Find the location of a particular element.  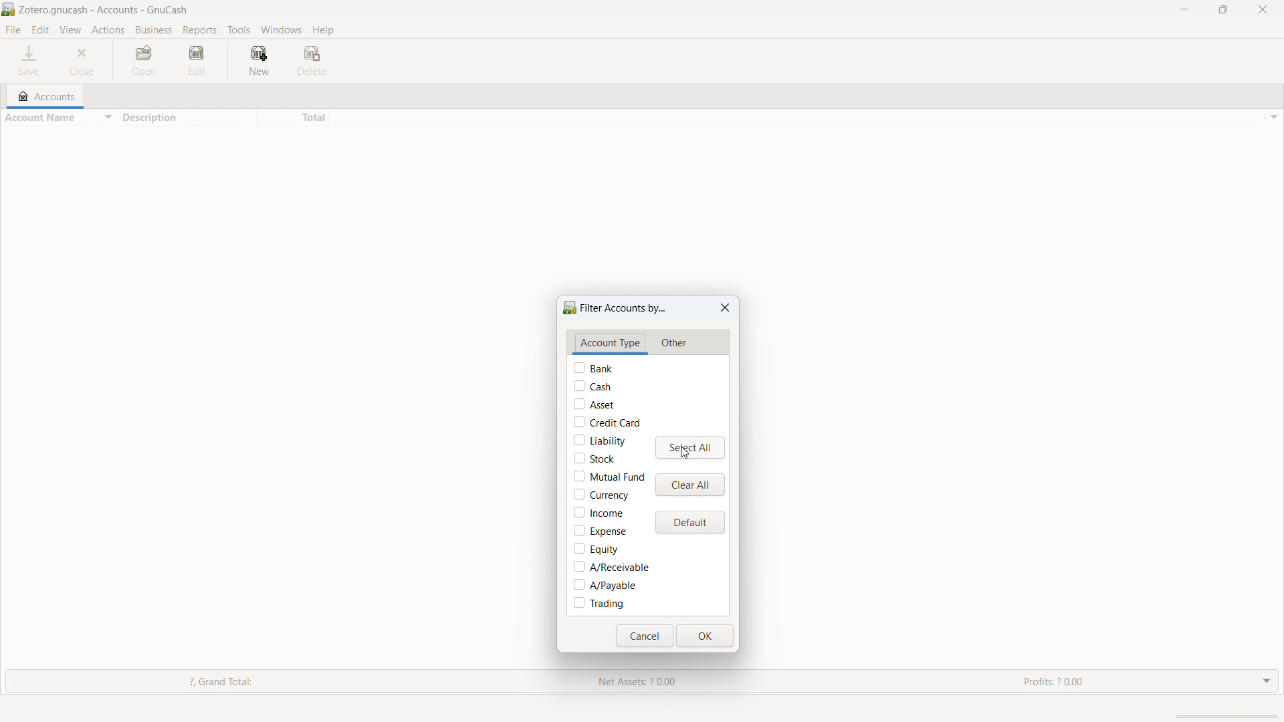

Net Assets: ? 0.00 is located at coordinates (643, 681).